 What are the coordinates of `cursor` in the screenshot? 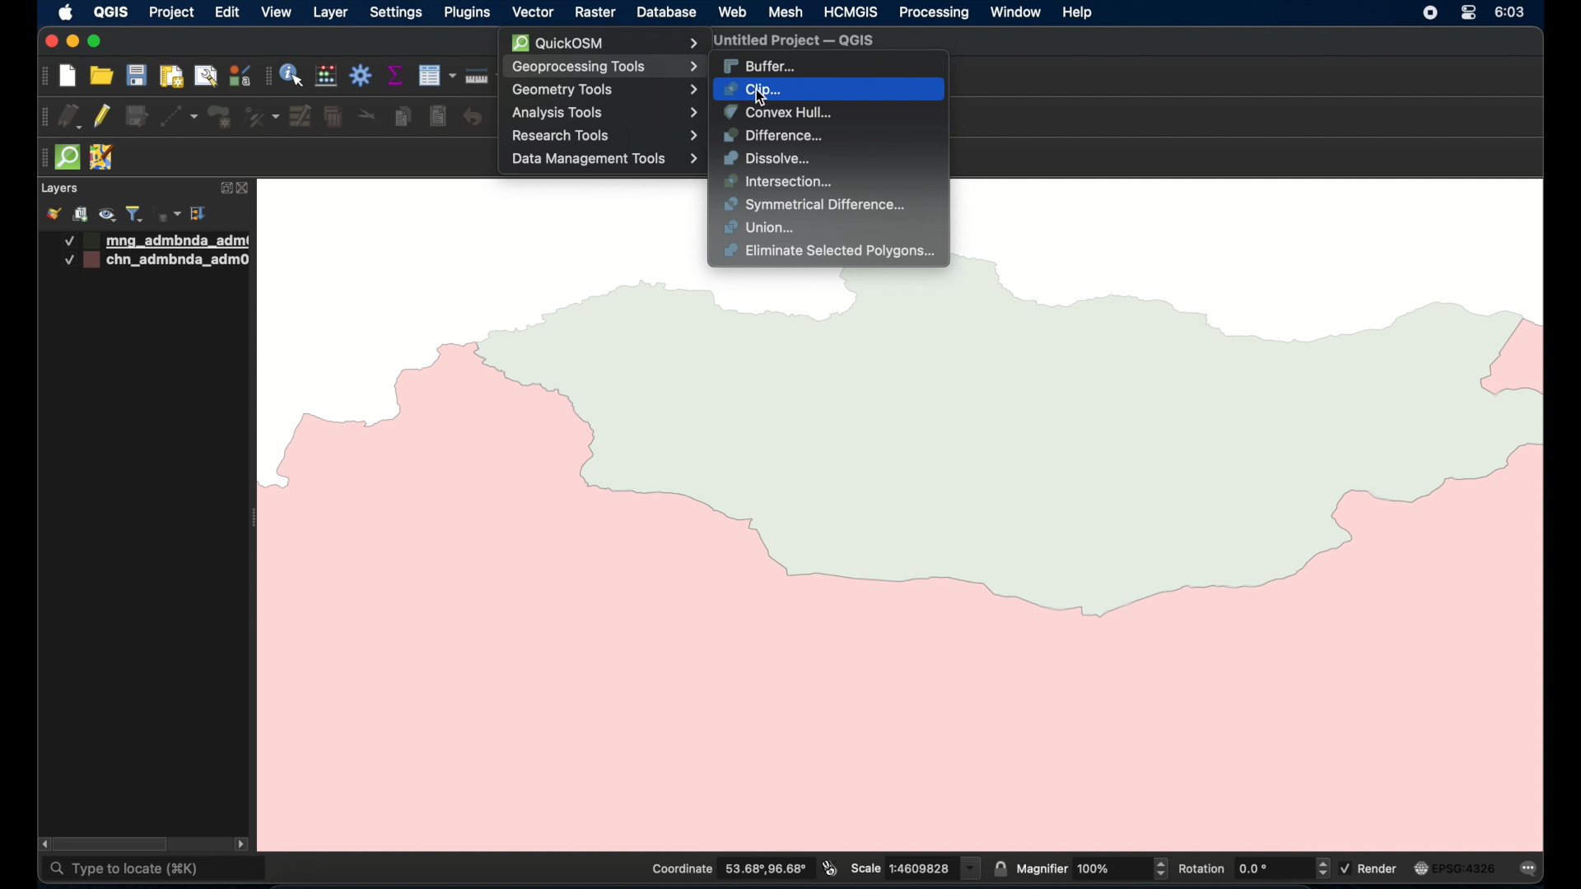 It's located at (767, 100).